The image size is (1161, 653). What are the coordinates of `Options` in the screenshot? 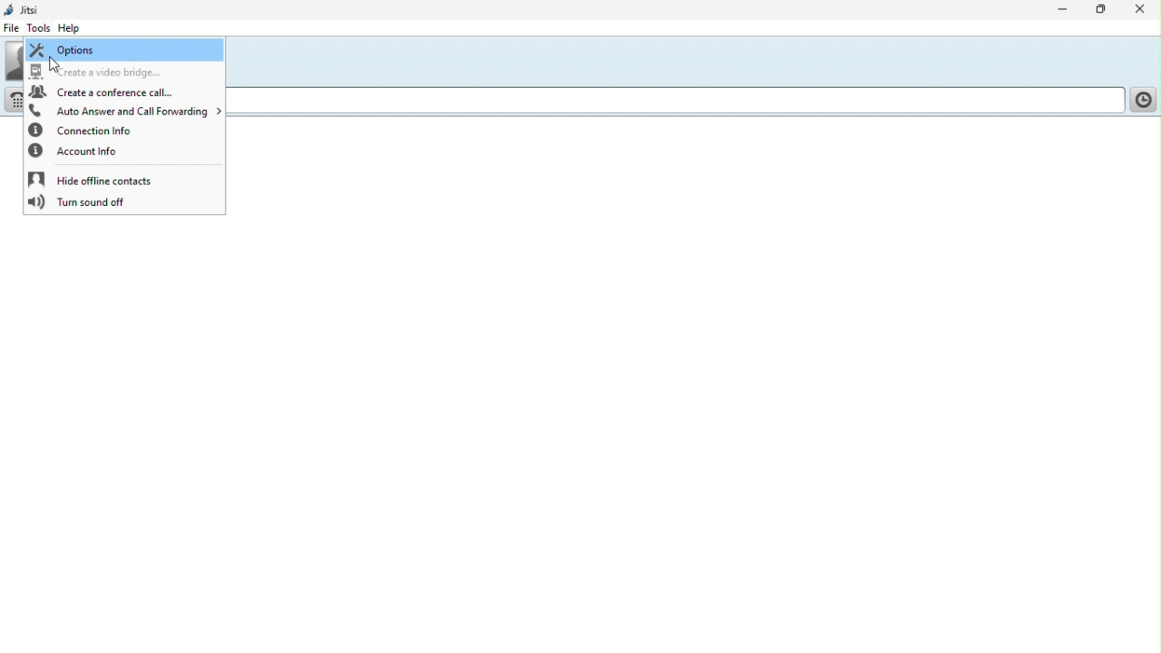 It's located at (122, 50).